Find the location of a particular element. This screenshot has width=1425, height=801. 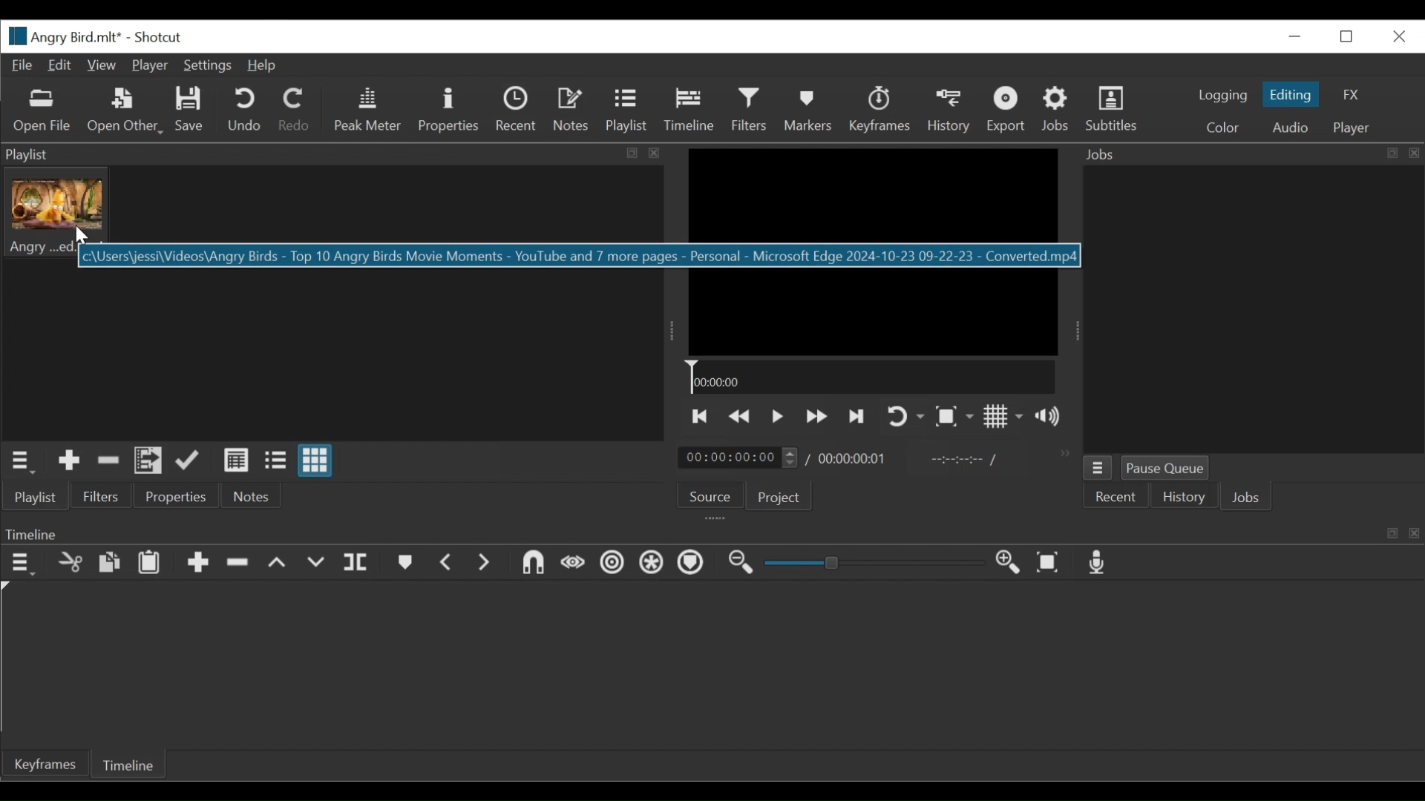

Paste is located at coordinates (148, 564).